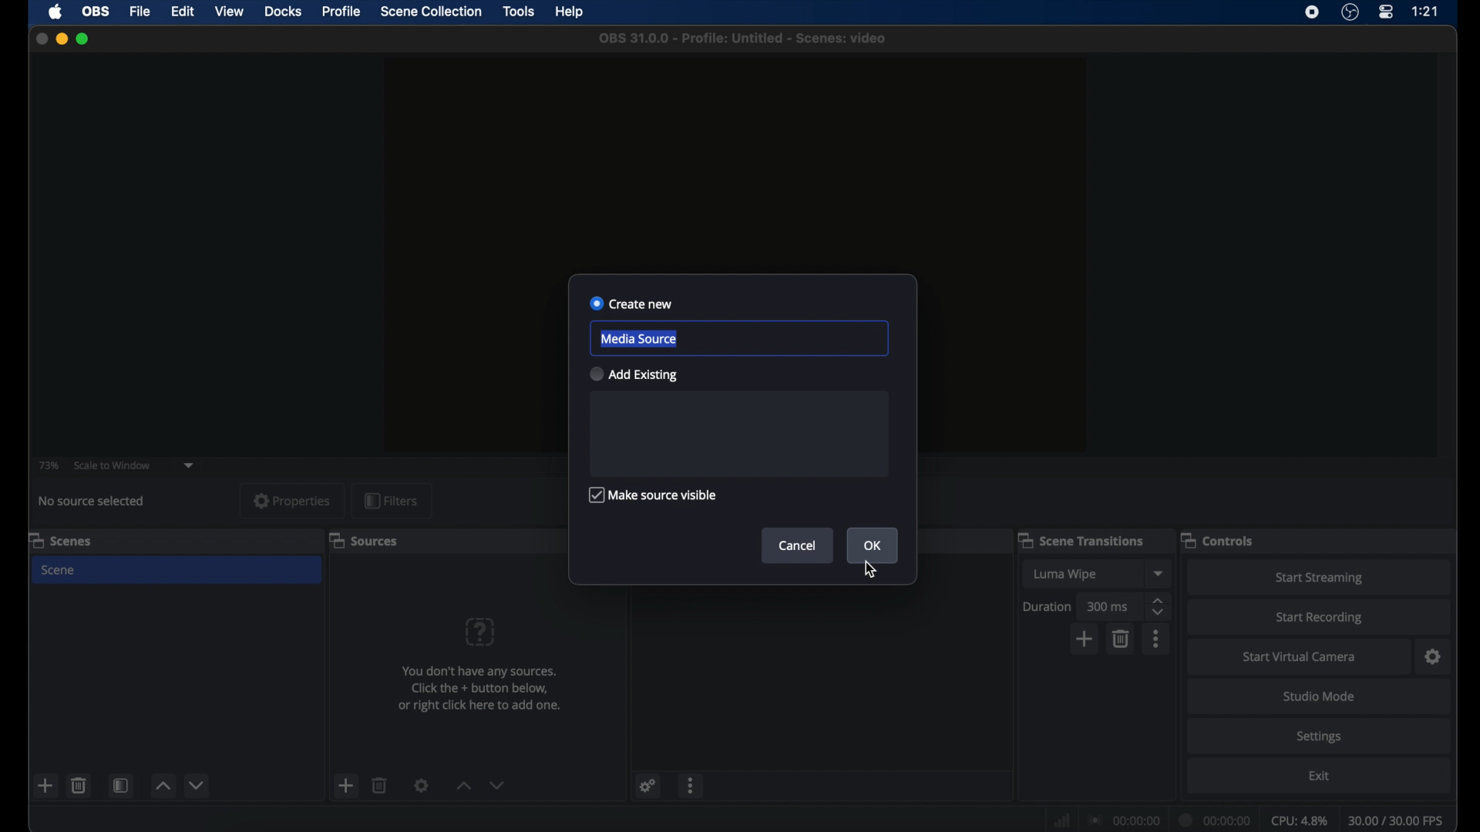 This screenshot has height=832, width=1480. Describe the element at coordinates (1317, 696) in the screenshot. I see `studio mode` at that location.